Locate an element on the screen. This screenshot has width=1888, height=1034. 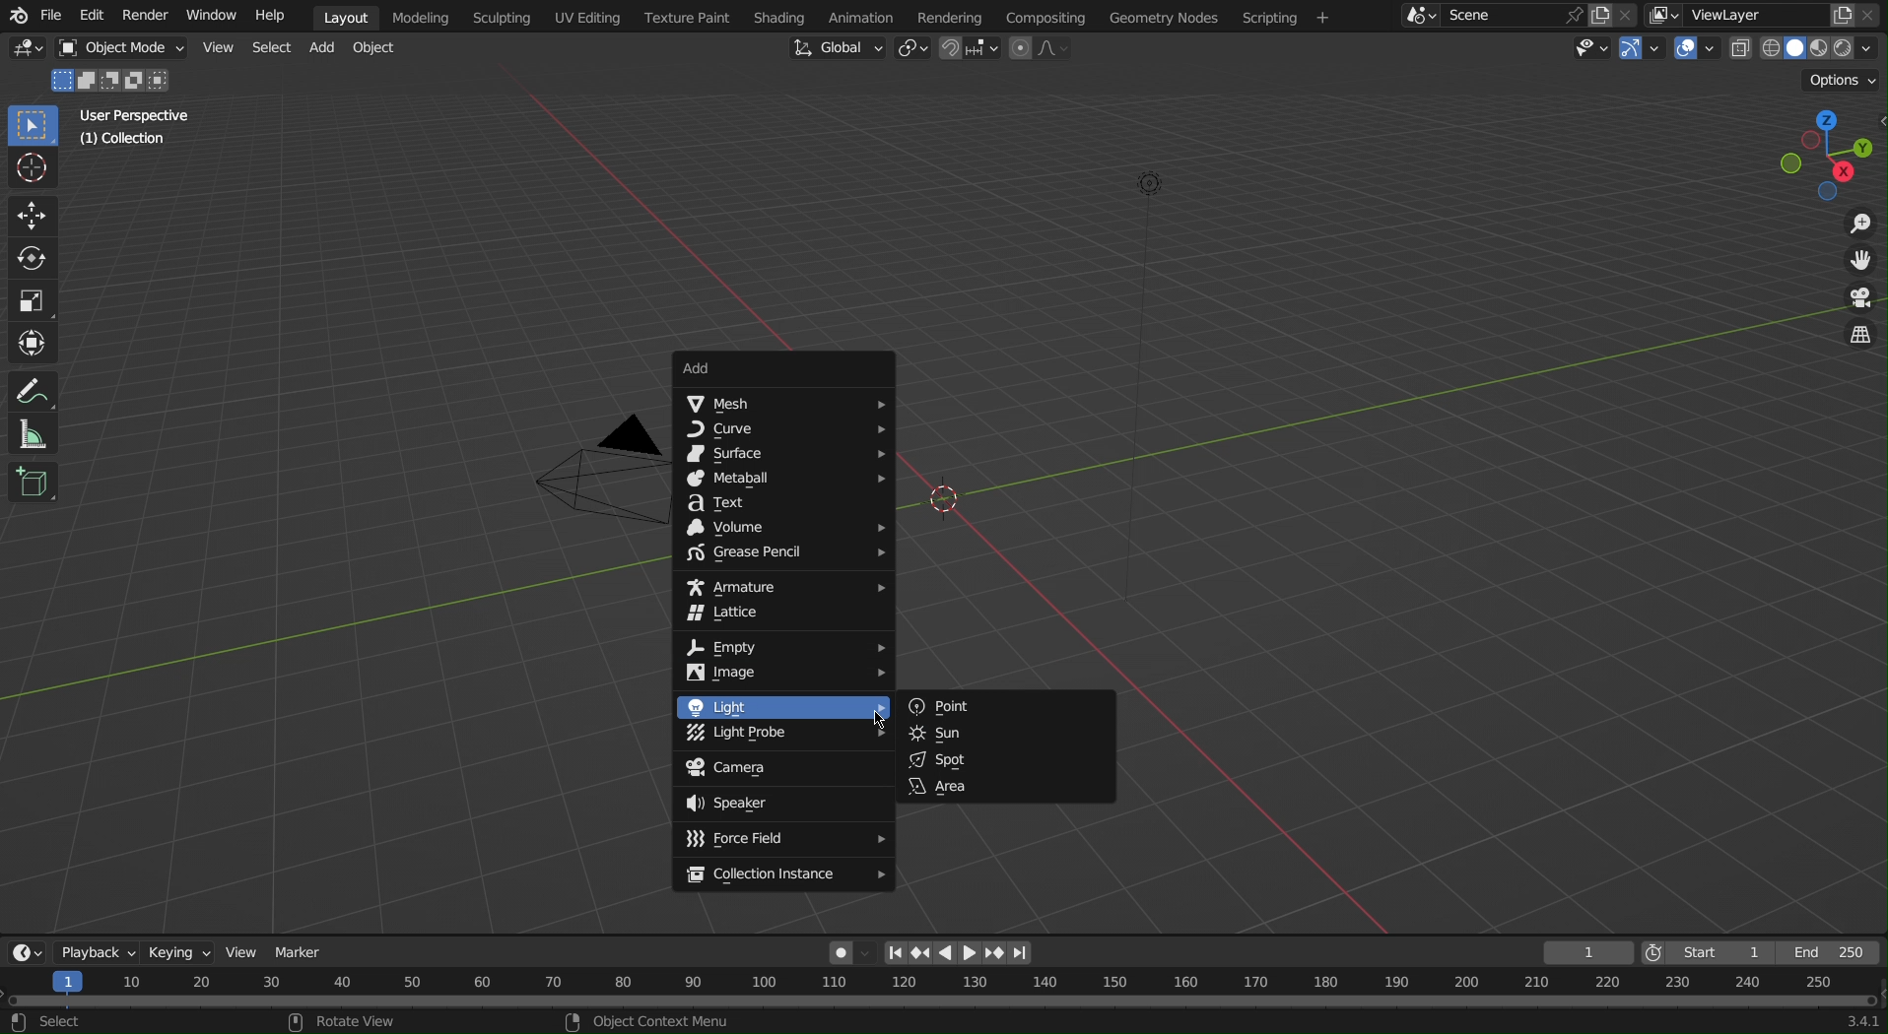
Surface is located at coordinates (781, 455).